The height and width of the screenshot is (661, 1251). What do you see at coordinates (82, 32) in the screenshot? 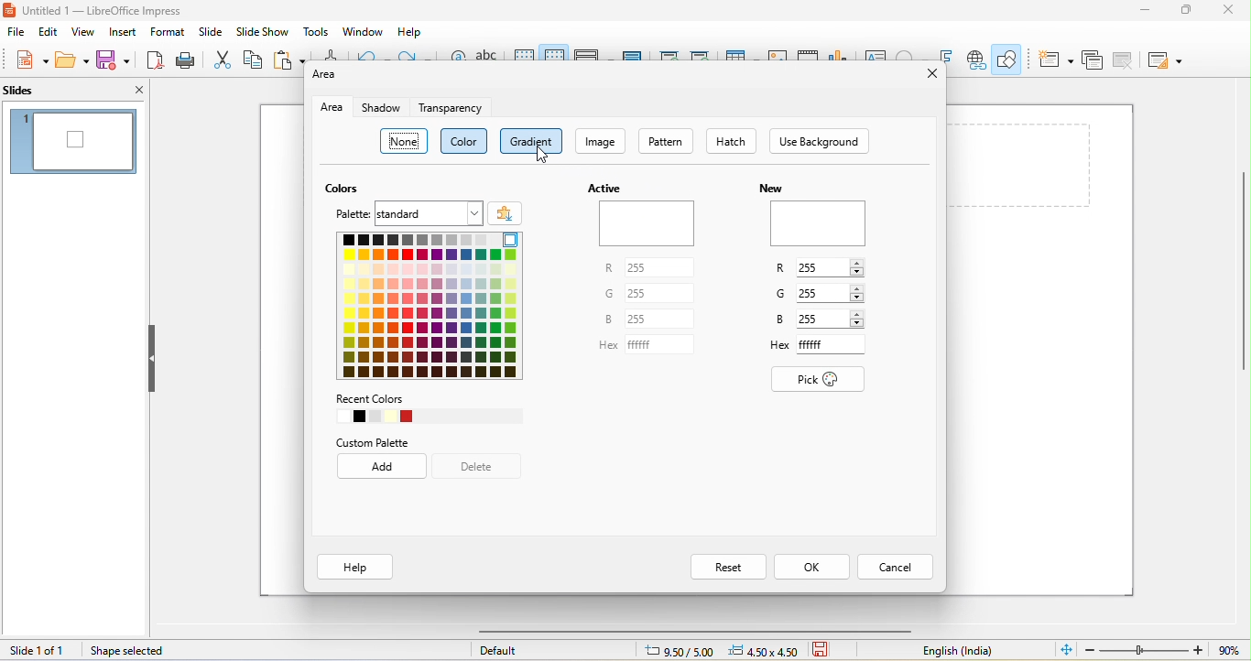
I see `view` at bounding box center [82, 32].